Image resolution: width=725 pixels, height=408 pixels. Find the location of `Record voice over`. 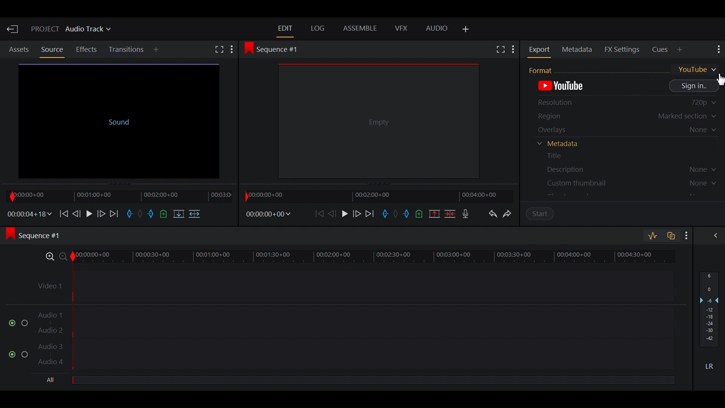

Record voice over is located at coordinates (466, 213).